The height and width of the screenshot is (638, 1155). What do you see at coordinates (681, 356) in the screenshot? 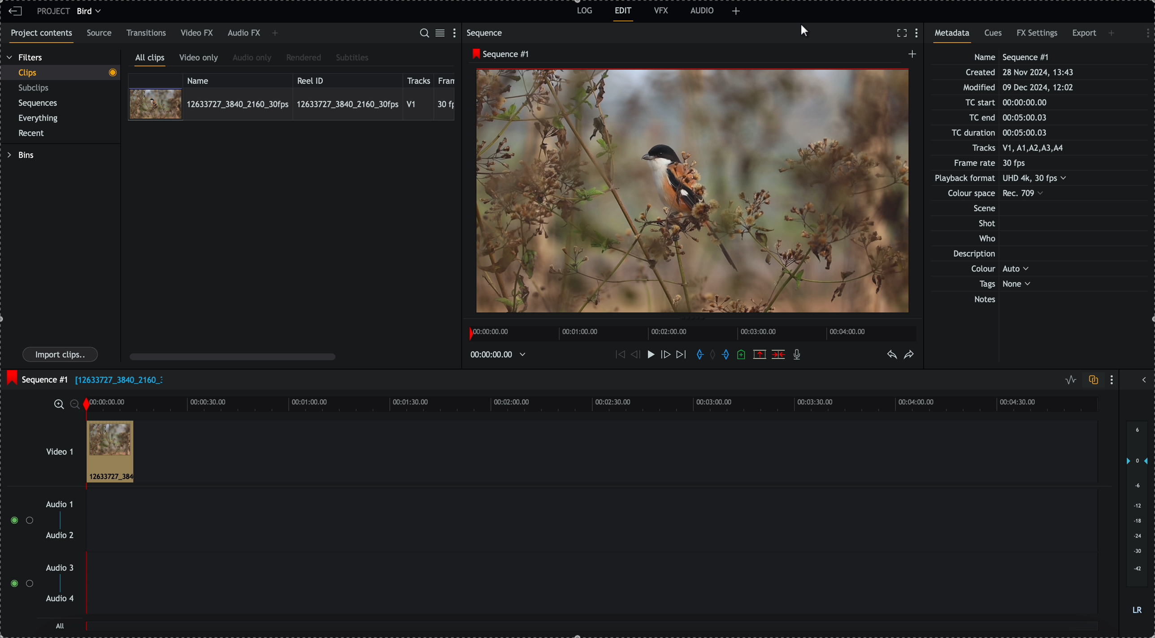
I see `move foward` at bounding box center [681, 356].